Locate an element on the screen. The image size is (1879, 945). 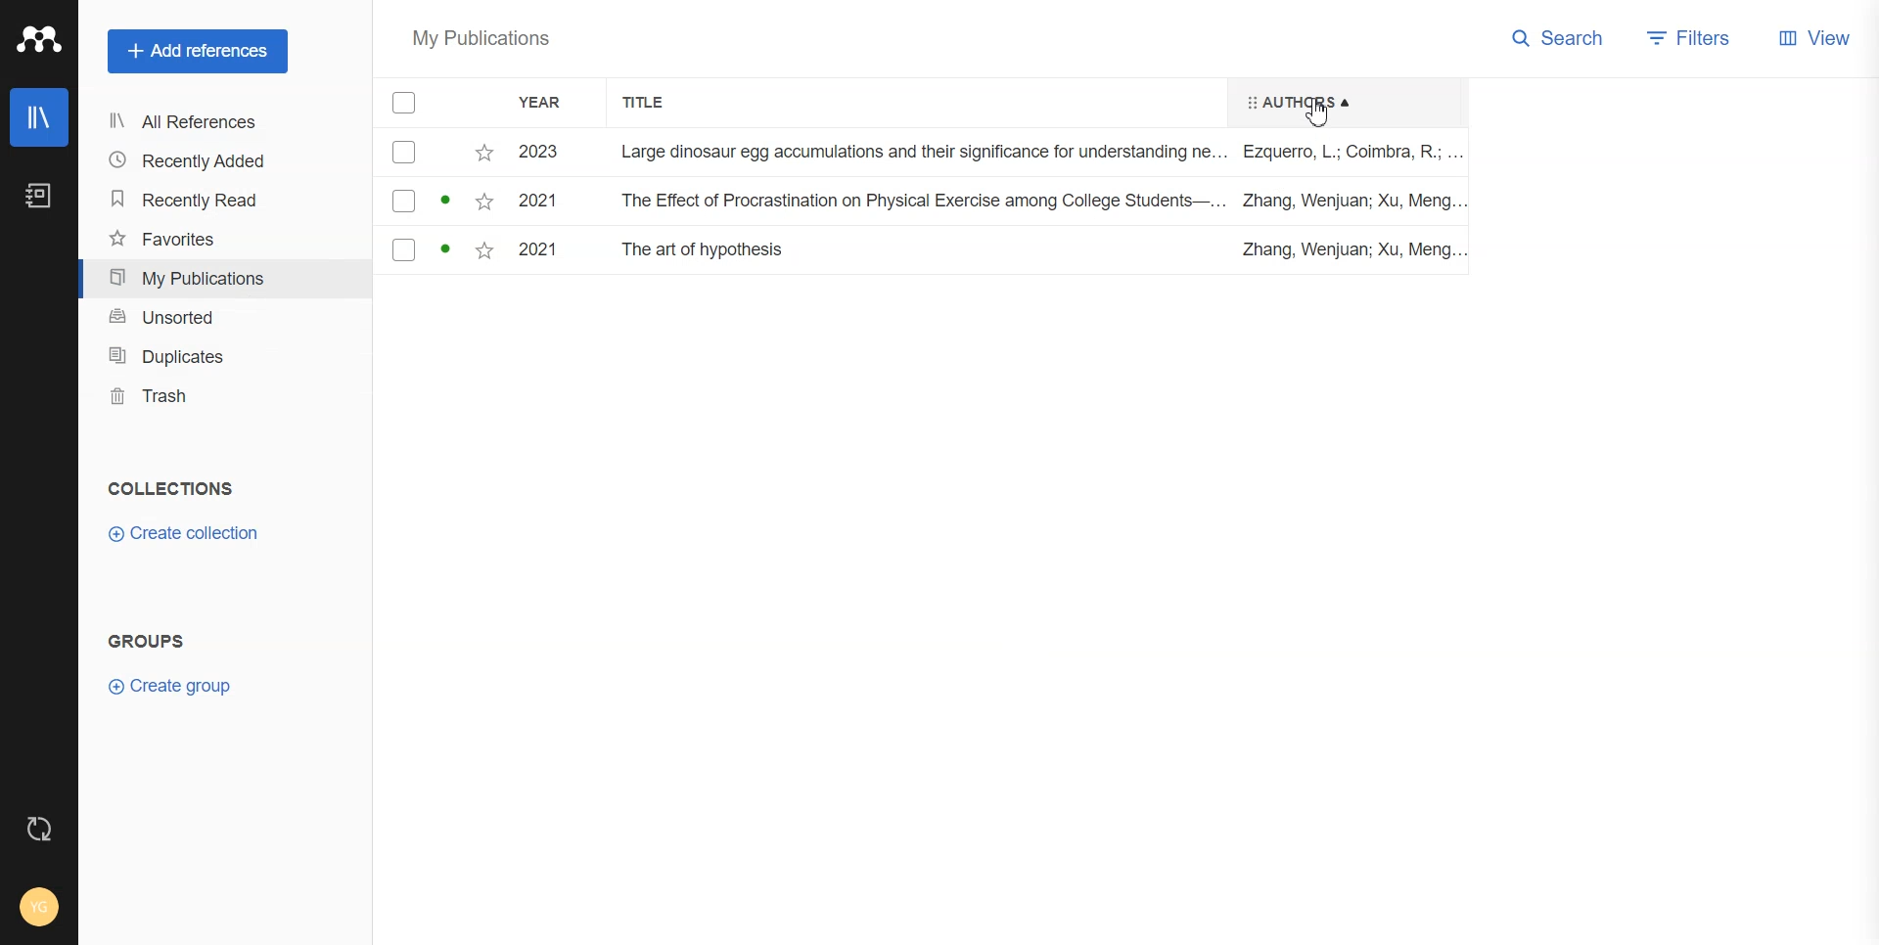
Auto sync is located at coordinates (37, 828).